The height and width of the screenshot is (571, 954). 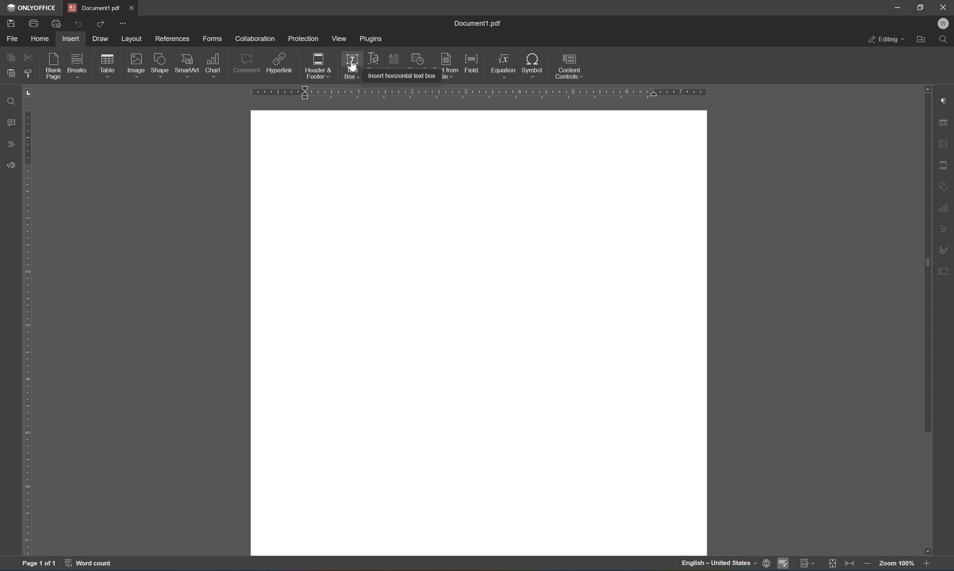 I want to click on Close, so click(x=133, y=7).